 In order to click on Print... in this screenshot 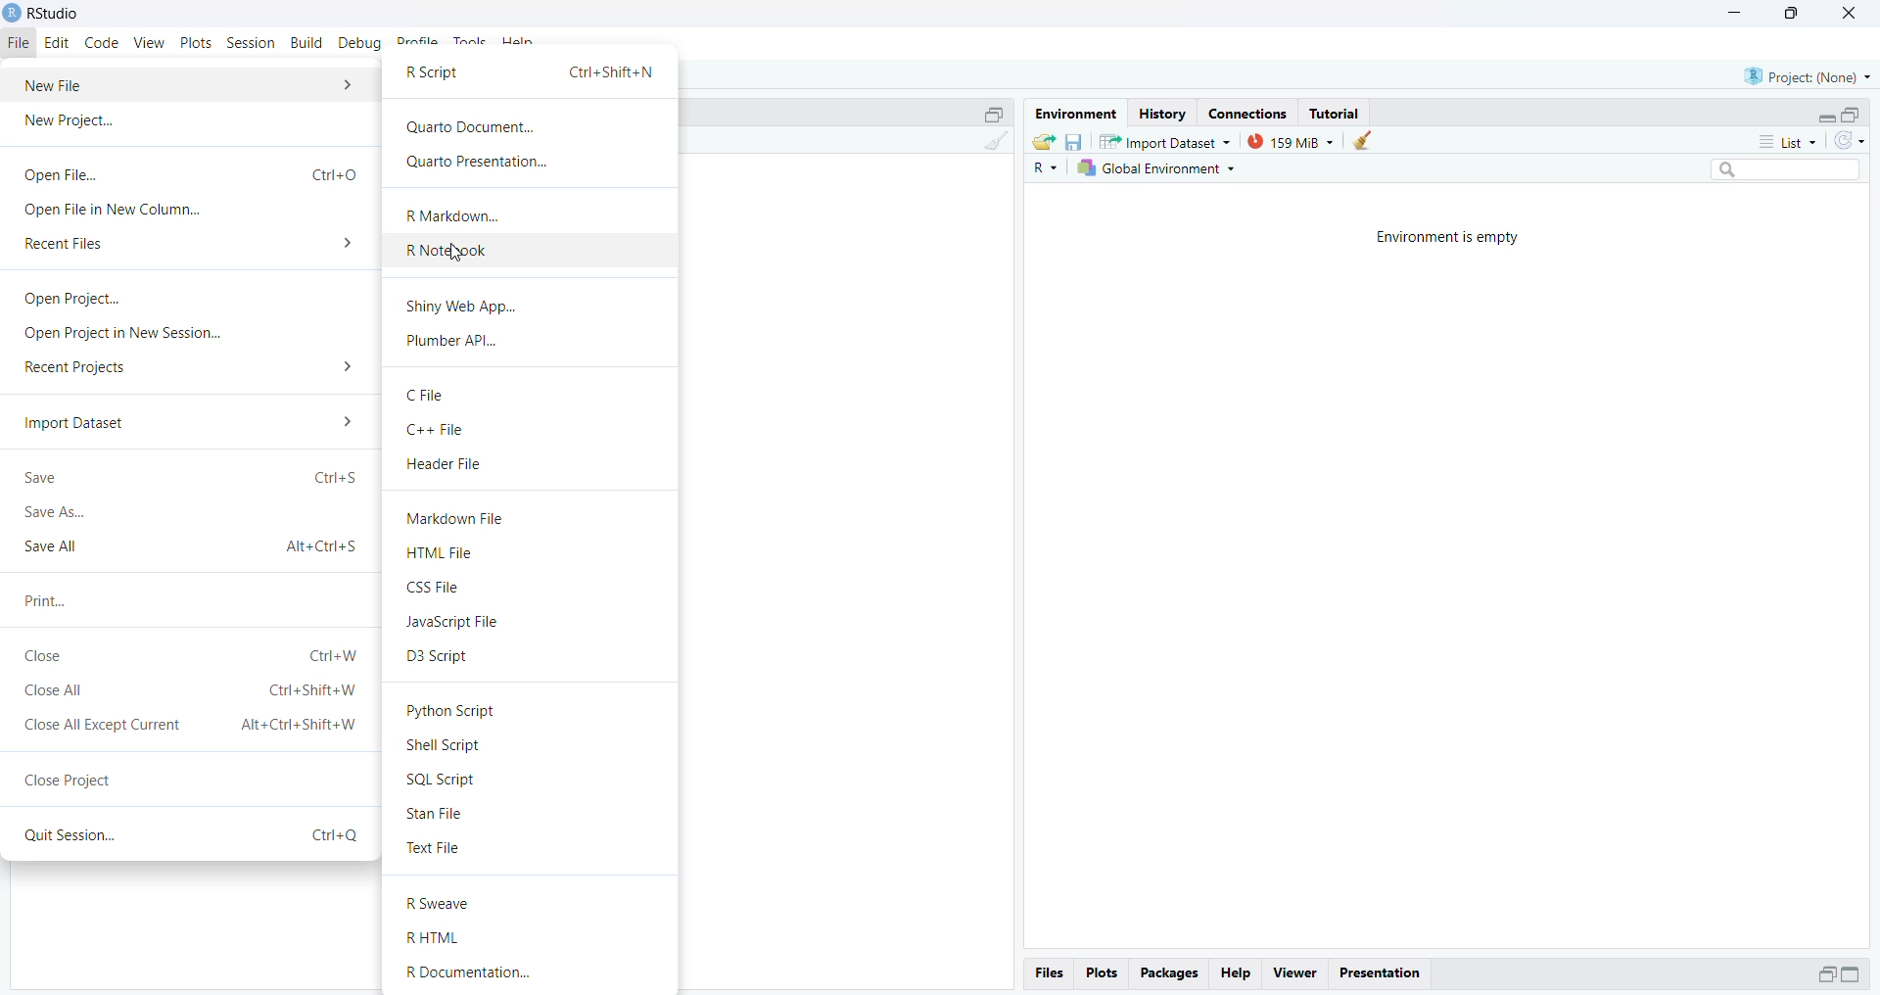, I will do `click(46, 600)`.